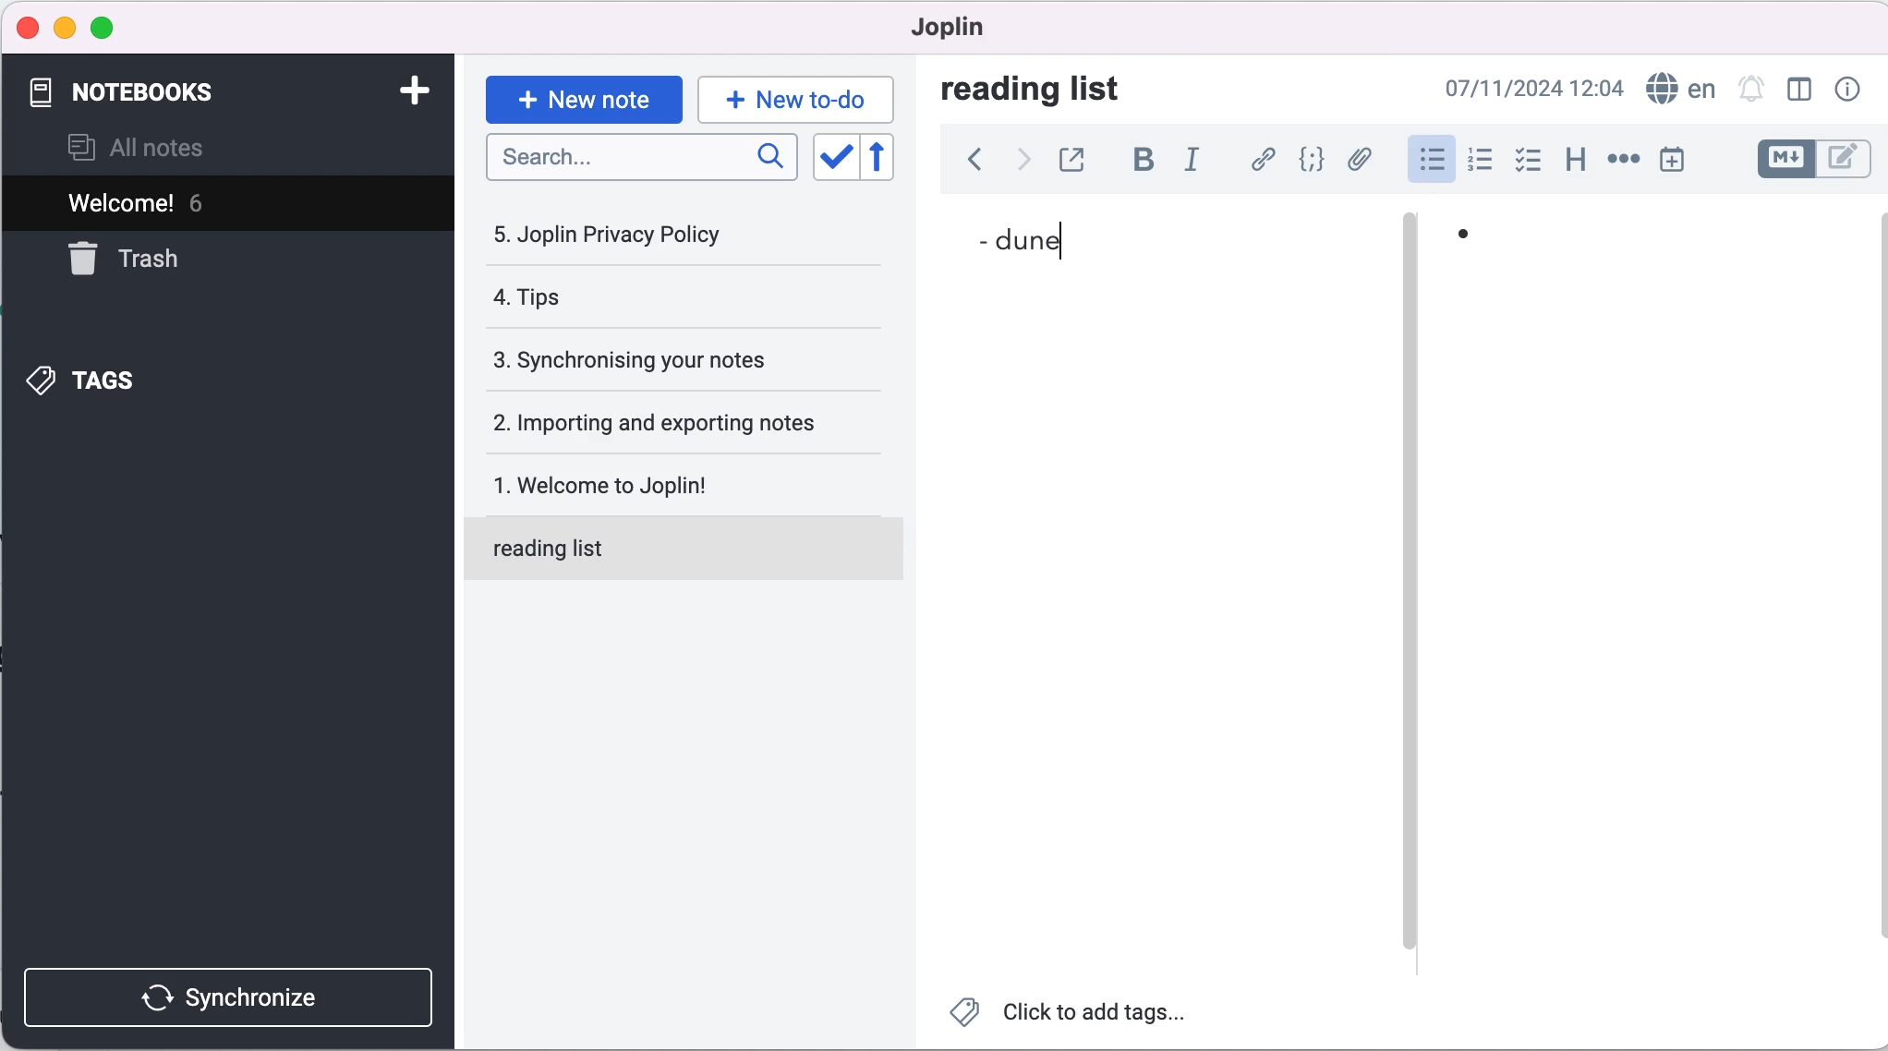  I want to click on reading list , so click(689, 547).